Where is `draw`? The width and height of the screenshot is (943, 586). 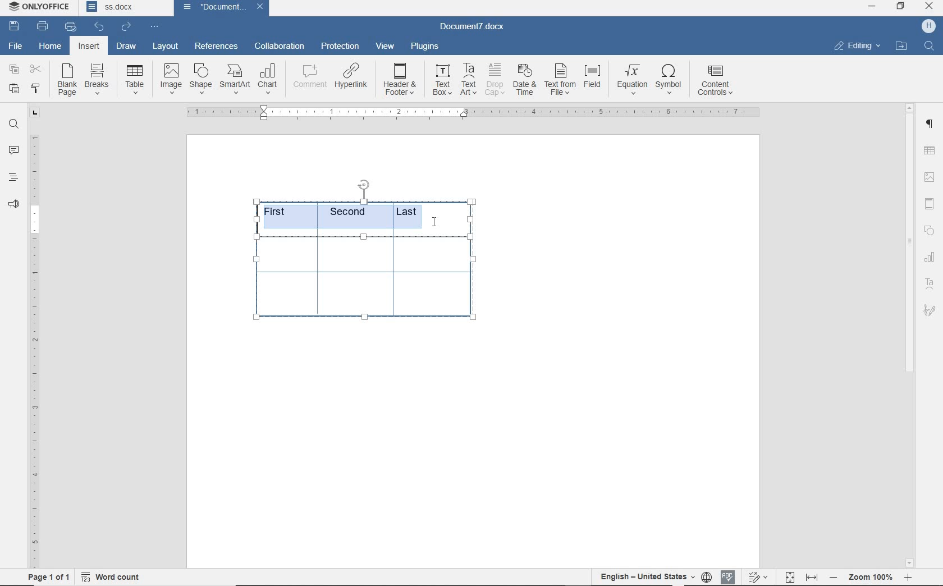
draw is located at coordinates (125, 46).